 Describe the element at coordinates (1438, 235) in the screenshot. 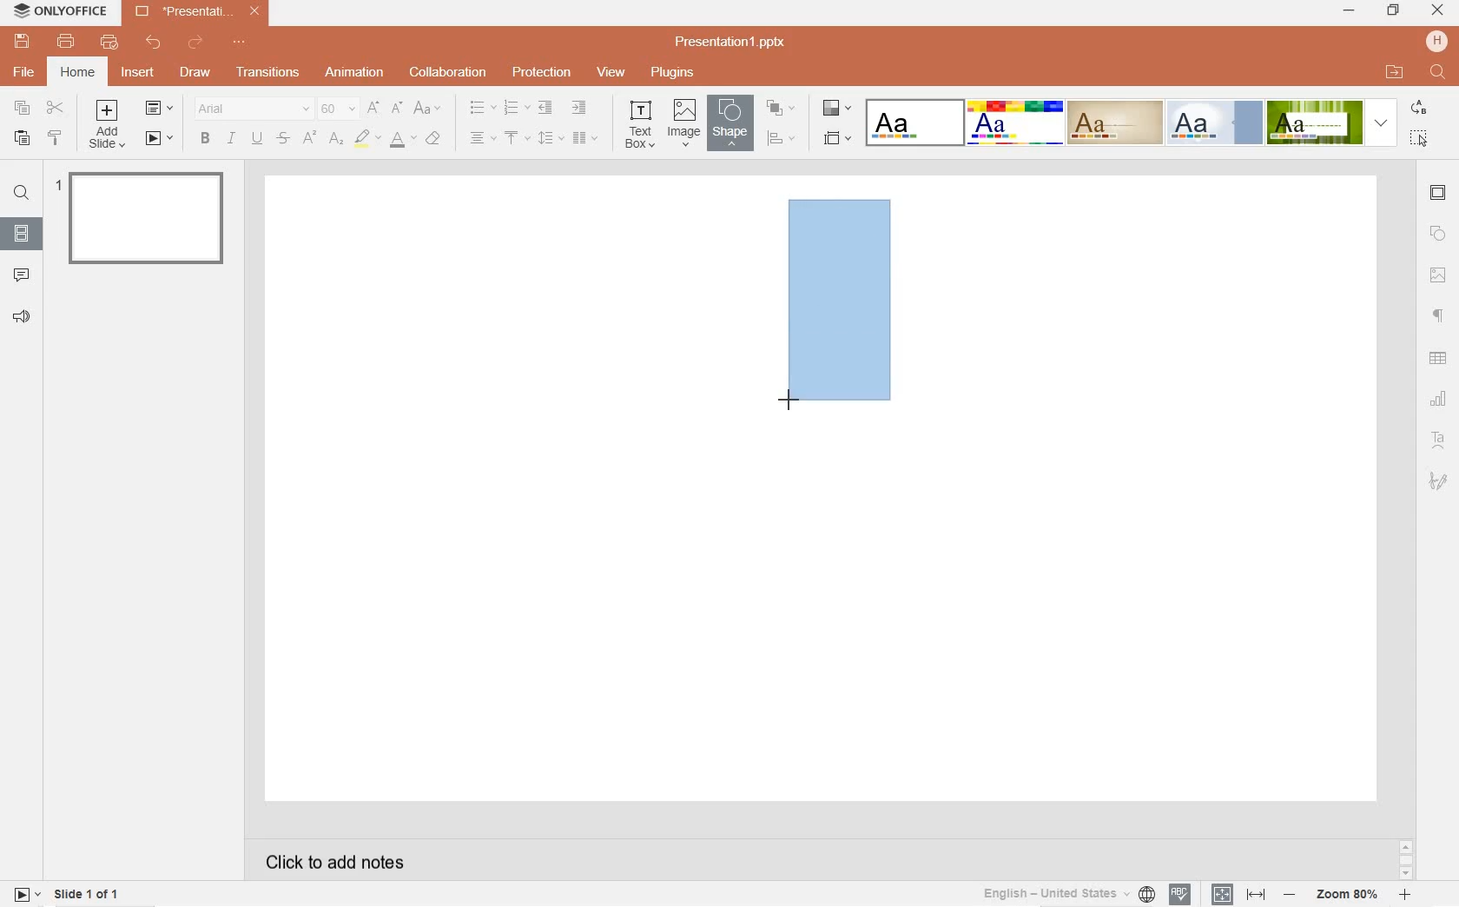

I see `shape settings` at that location.